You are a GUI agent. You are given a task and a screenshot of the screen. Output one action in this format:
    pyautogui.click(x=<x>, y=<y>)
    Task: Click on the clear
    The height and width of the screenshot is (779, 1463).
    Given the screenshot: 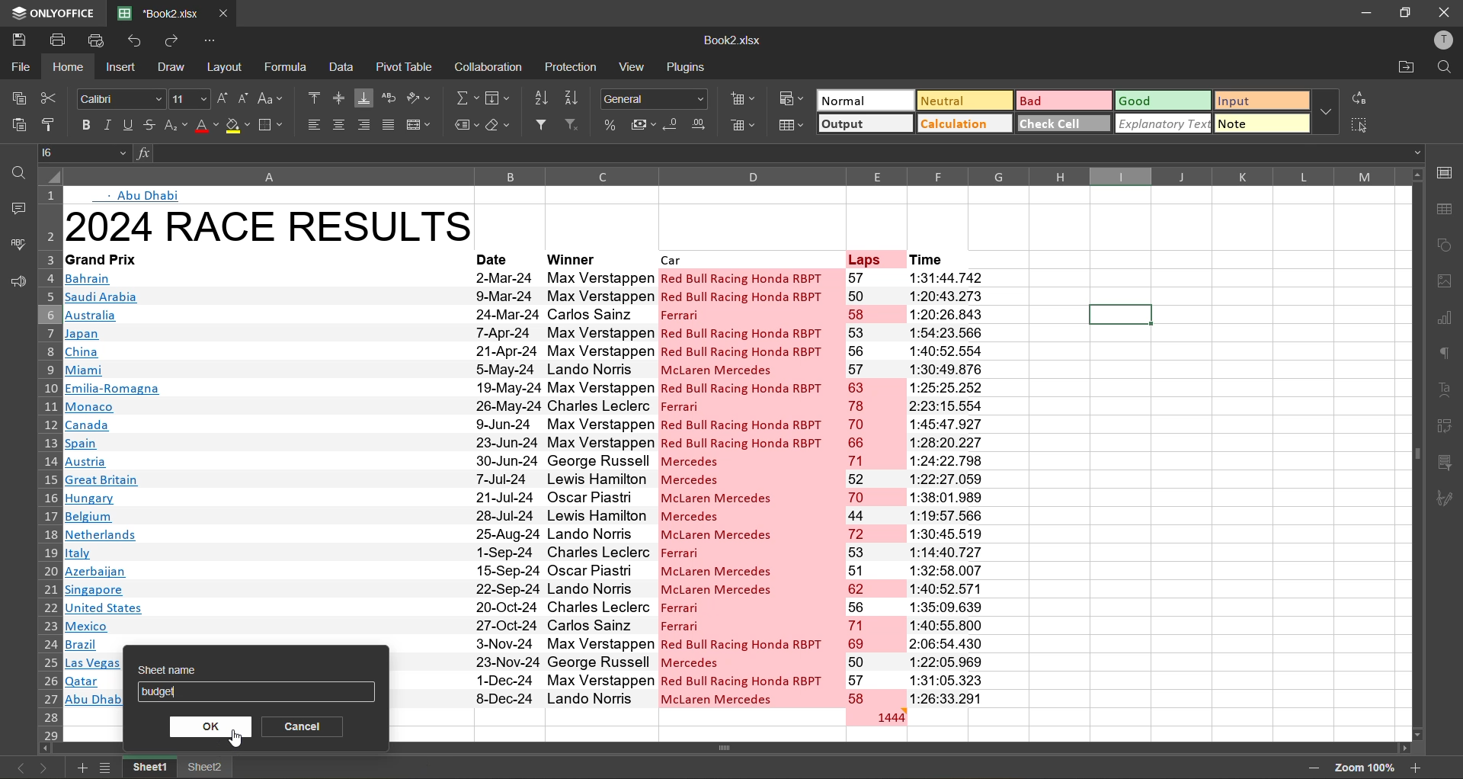 What is the action you would take?
    pyautogui.click(x=499, y=127)
    